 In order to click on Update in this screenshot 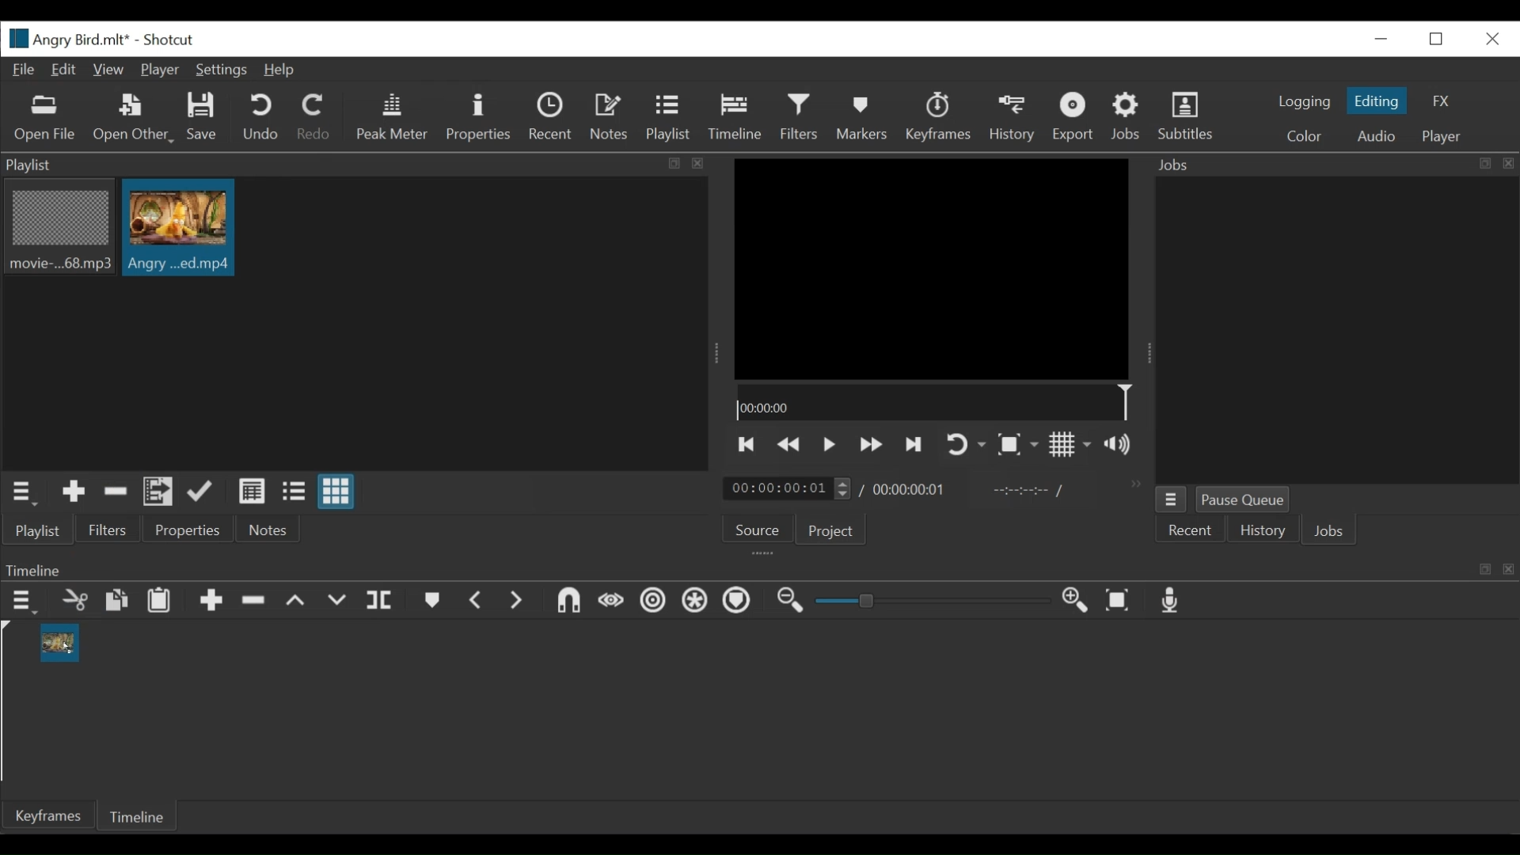, I will do `click(203, 492)`.